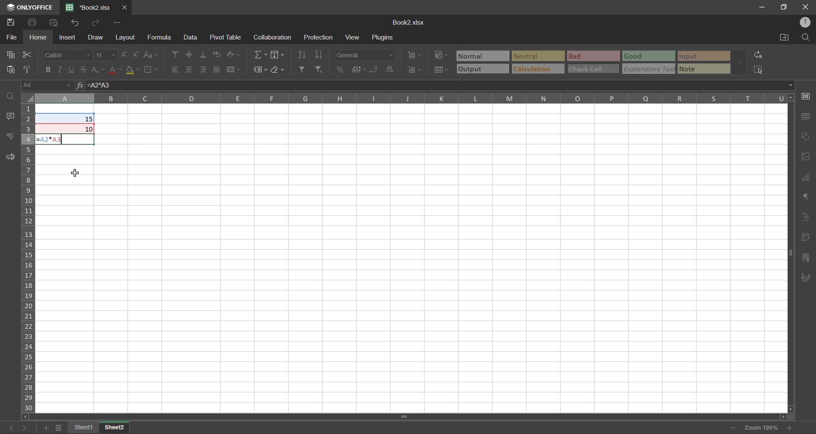 The width and height of the screenshot is (816, 434). What do you see at coordinates (45, 84) in the screenshot?
I see `A4` at bounding box center [45, 84].